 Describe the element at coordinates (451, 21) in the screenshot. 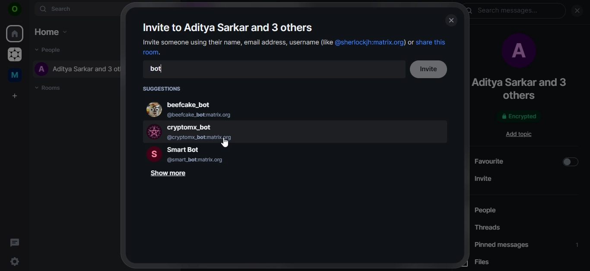

I see `close` at that location.